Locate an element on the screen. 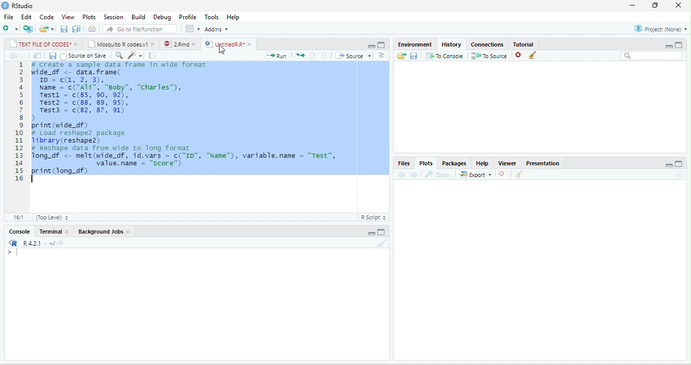 The image size is (691, 365). up is located at coordinates (313, 56).